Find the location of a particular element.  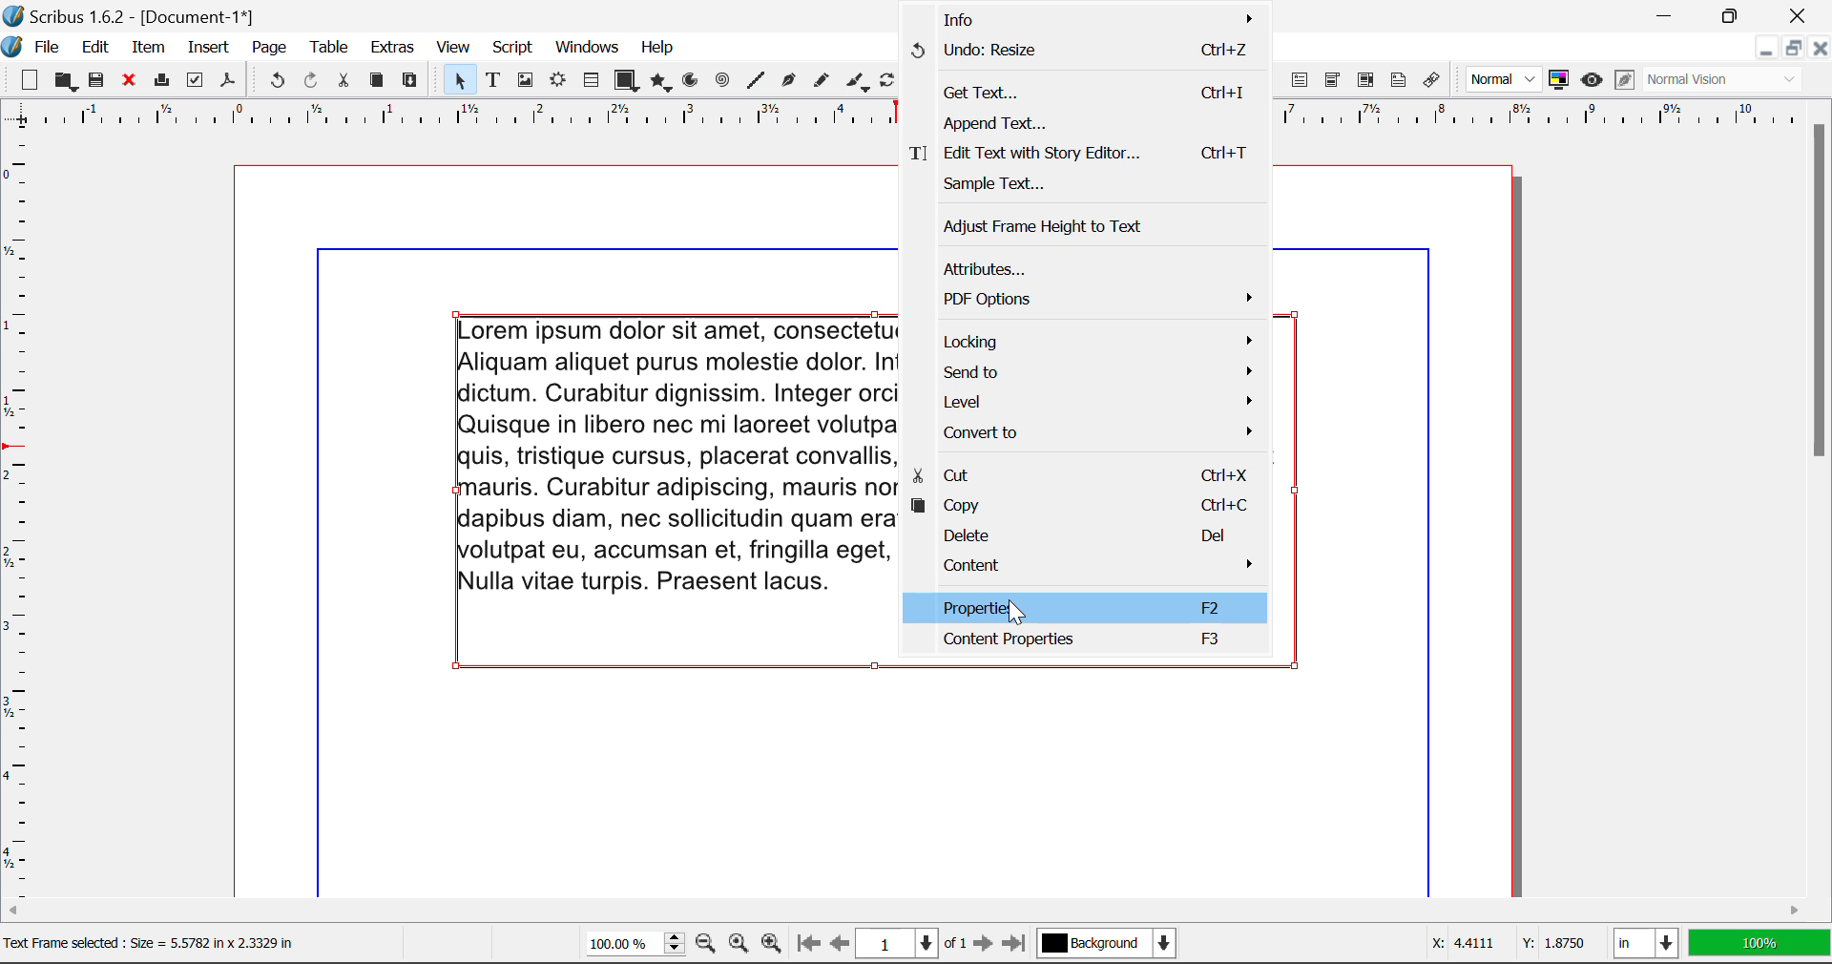

Get Text is located at coordinates (1089, 93).